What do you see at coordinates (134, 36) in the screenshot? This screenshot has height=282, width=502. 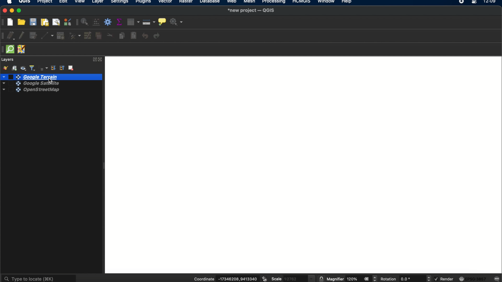 I see `paste features` at bounding box center [134, 36].